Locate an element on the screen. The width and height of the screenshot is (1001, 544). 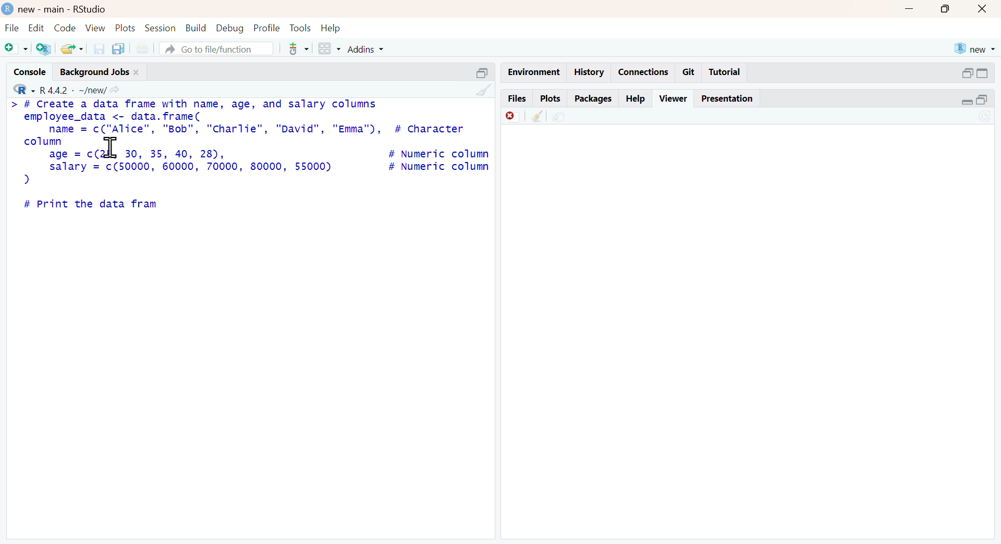
Help is located at coordinates (638, 97).